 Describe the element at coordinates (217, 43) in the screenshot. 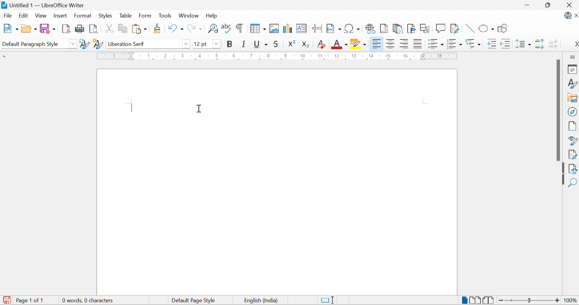

I see `Drop Down` at that location.